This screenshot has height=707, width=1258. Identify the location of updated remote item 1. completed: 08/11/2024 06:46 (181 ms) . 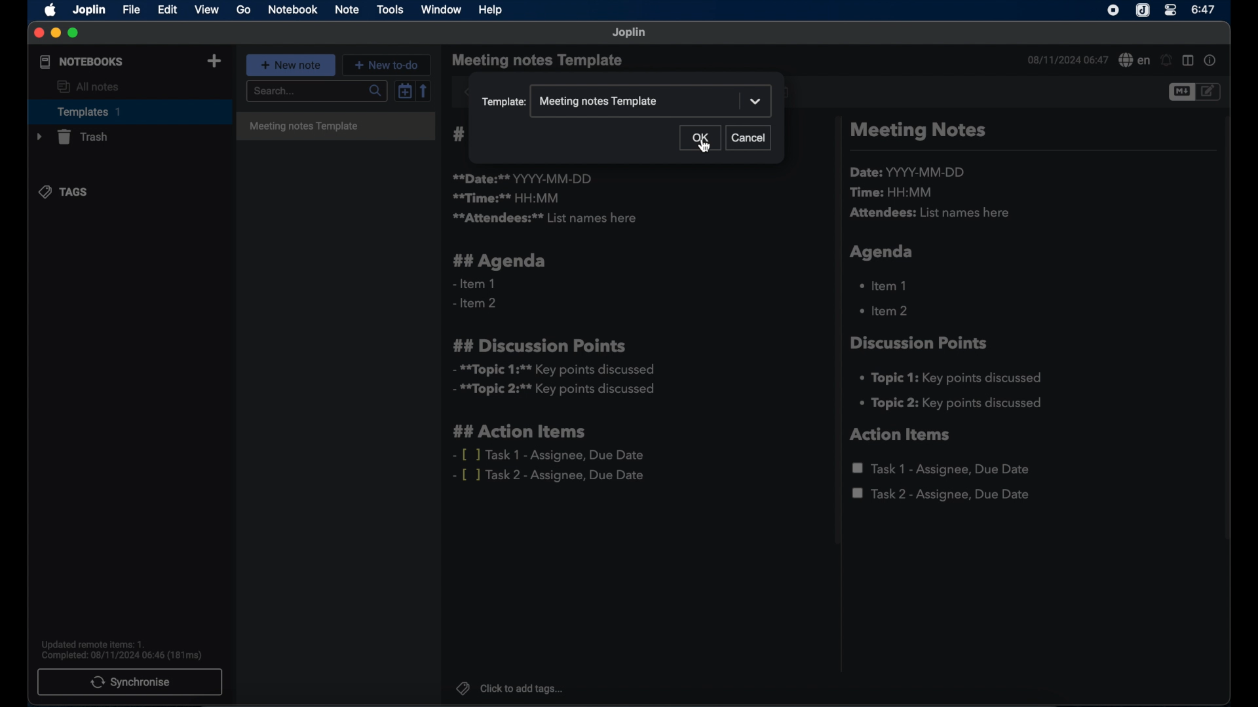
(123, 649).